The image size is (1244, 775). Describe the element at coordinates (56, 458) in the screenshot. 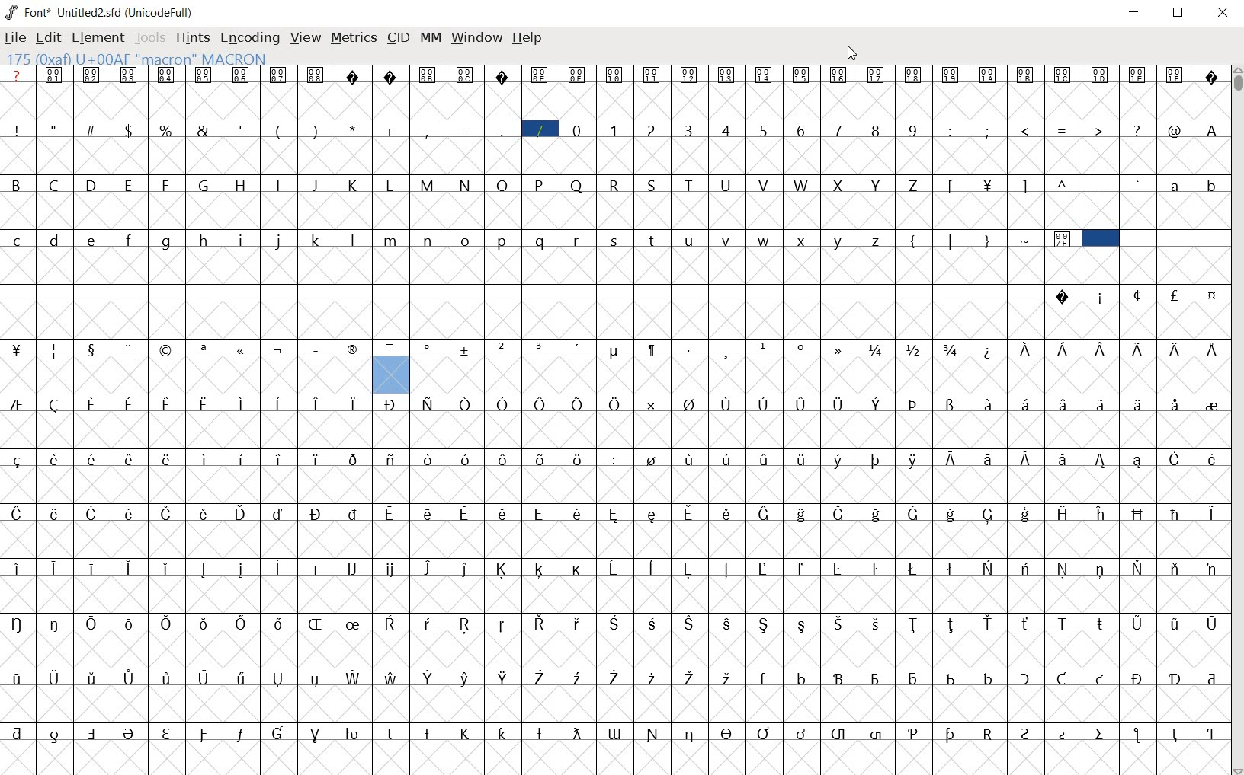

I see `Symbol` at that location.